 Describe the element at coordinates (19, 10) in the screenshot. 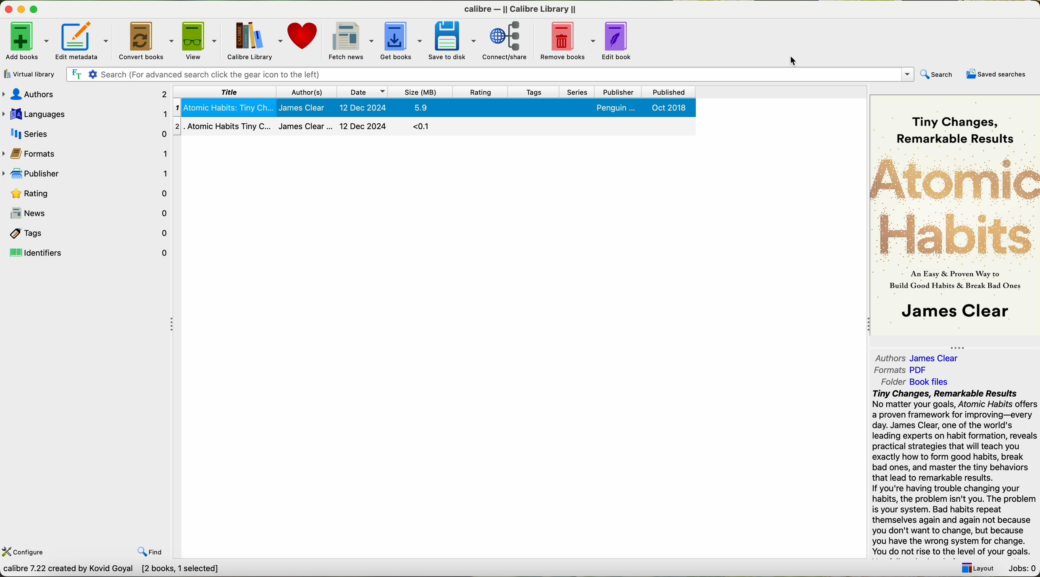

I see `minimize` at that location.